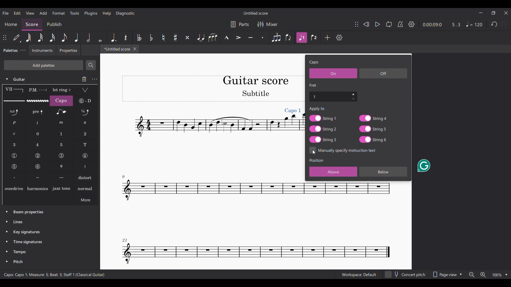 This screenshot has width=511, height=287. I want to click on Jazz tone, so click(61, 188).